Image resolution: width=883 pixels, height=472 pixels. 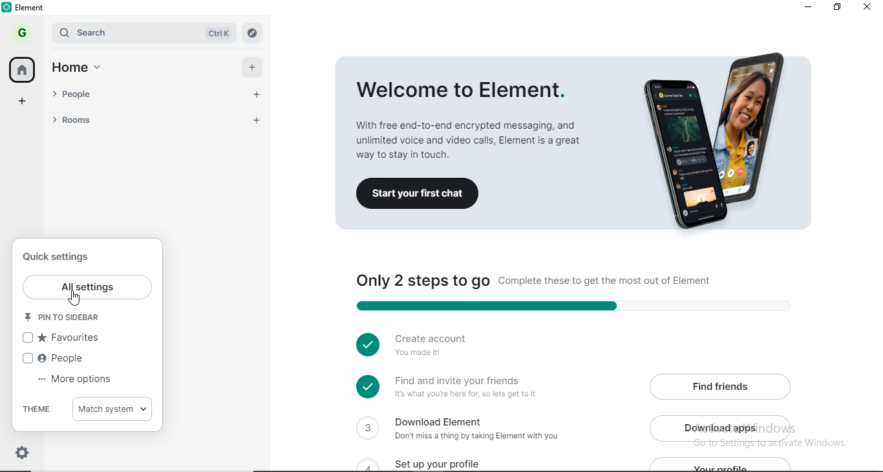 I want to click on Rooms, so click(x=107, y=120).